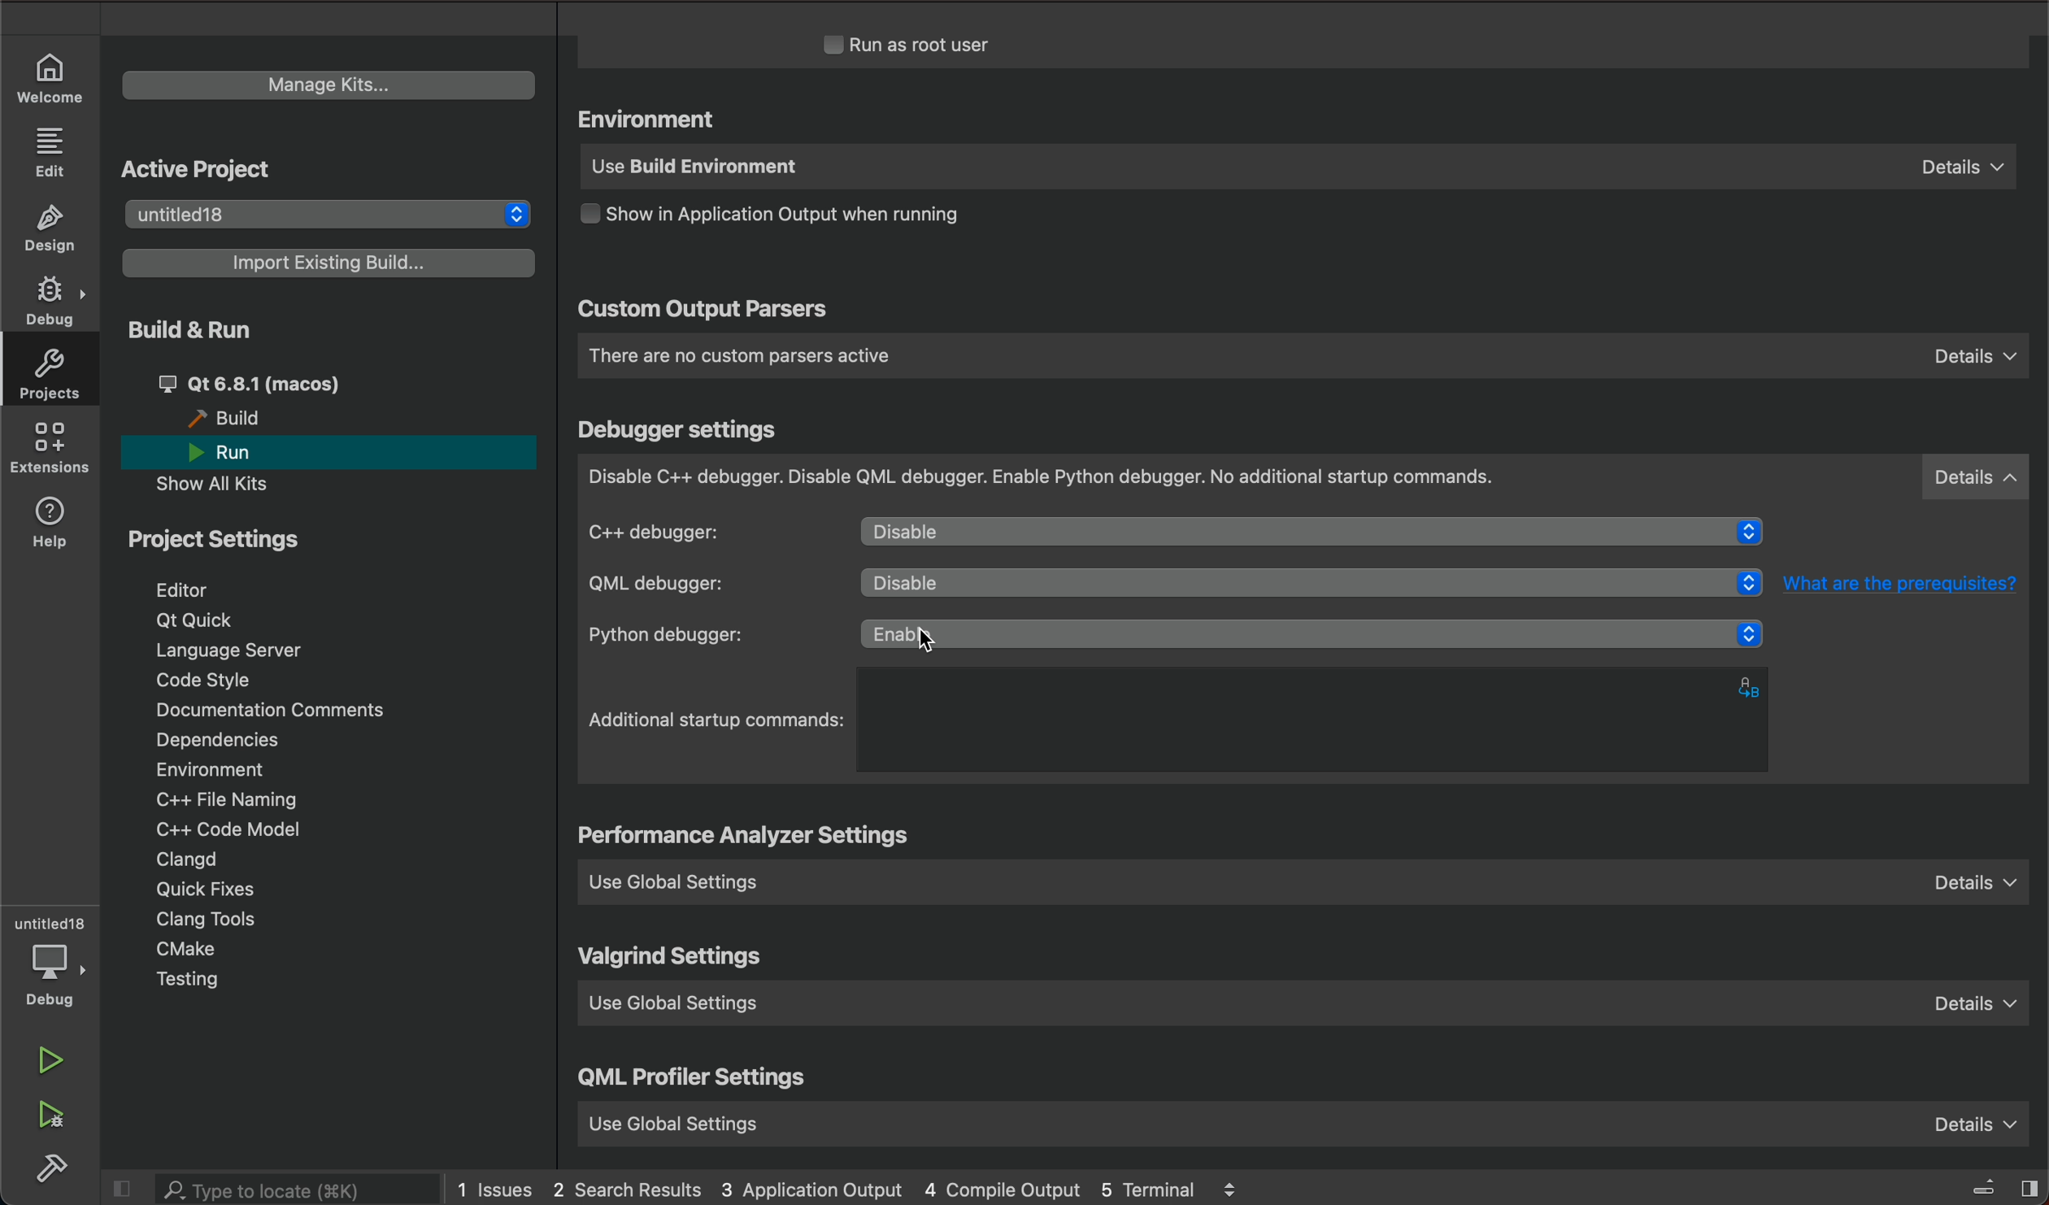  Describe the element at coordinates (942, 637) in the screenshot. I see `cursor` at that location.